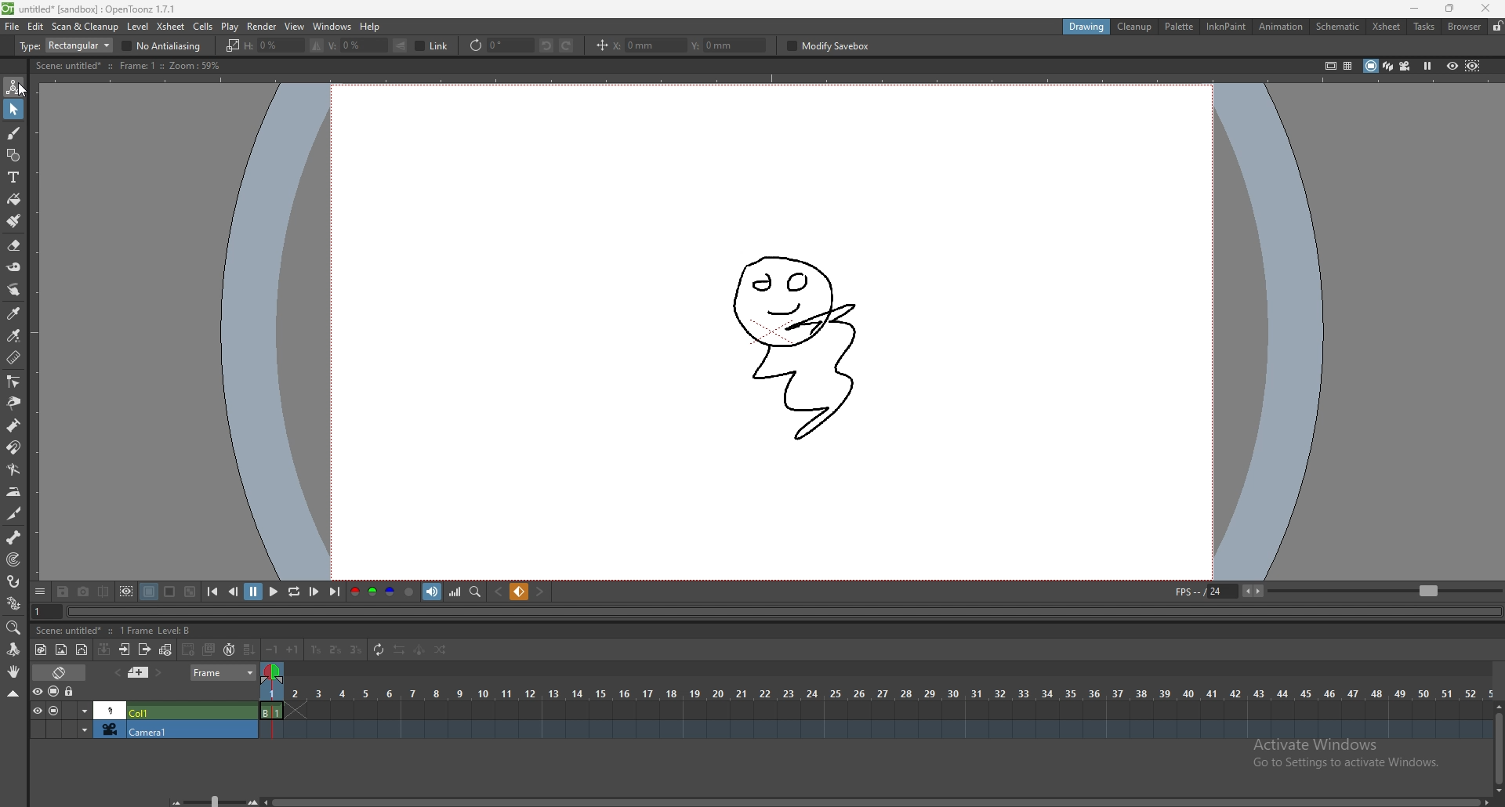 The width and height of the screenshot is (1505, 807). I want to click on render, so click(263, 26).